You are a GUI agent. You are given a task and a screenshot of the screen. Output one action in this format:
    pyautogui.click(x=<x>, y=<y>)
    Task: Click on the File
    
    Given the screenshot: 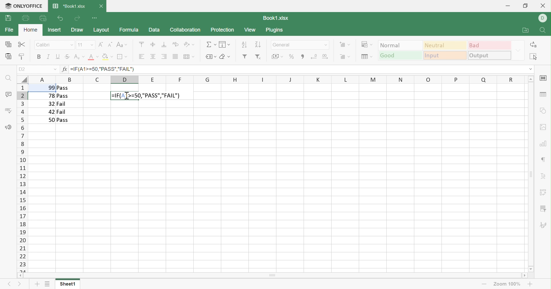 What is the action you would take?
    pyautogui.click(x=9, y=30)
    